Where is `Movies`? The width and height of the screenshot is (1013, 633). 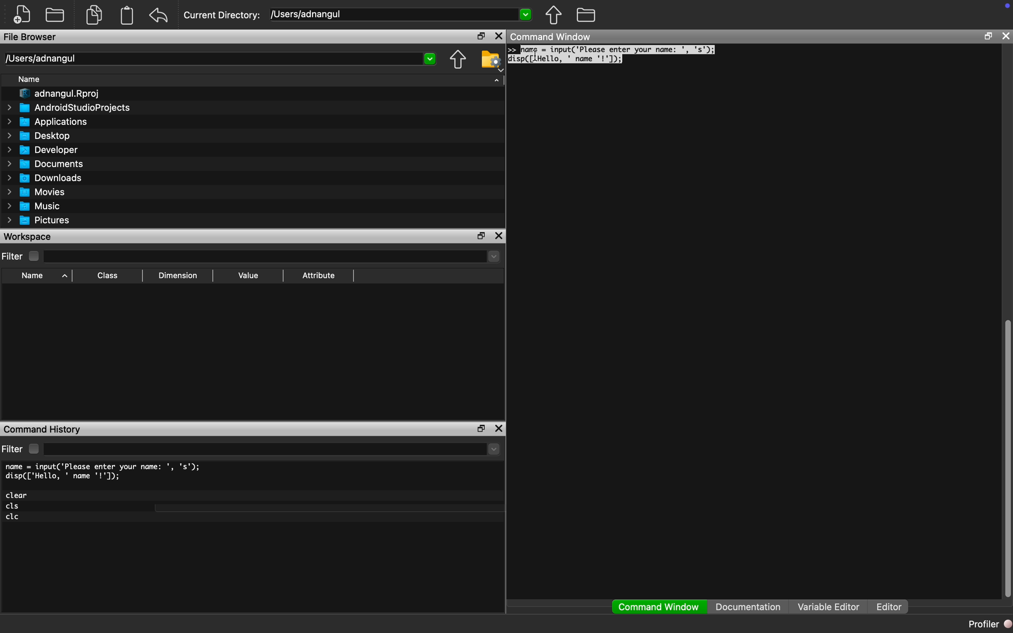
Movies is located at coordinates (34, 192).